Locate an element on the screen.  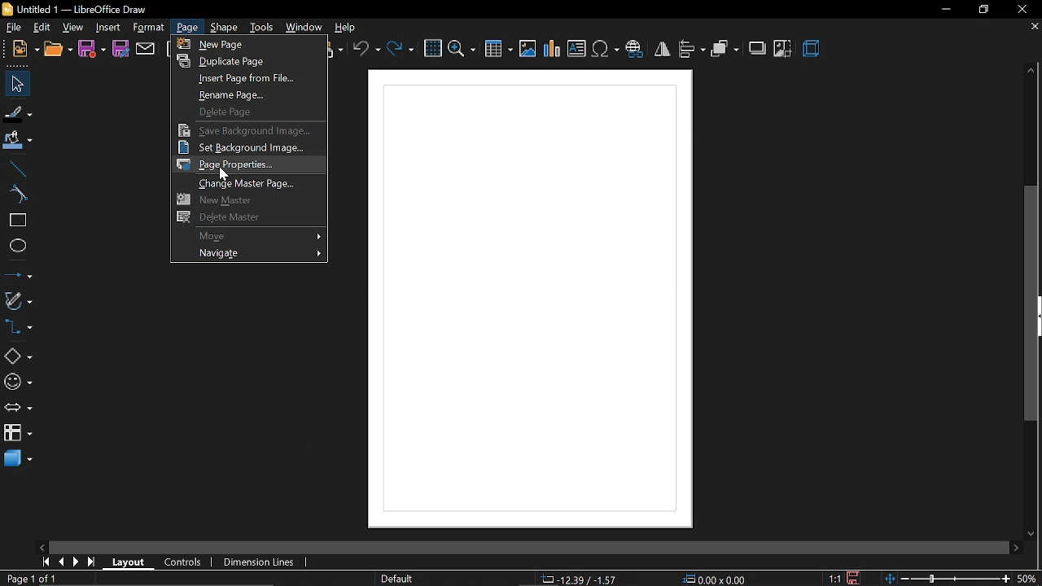
close is located at coordinates (1023, 11).